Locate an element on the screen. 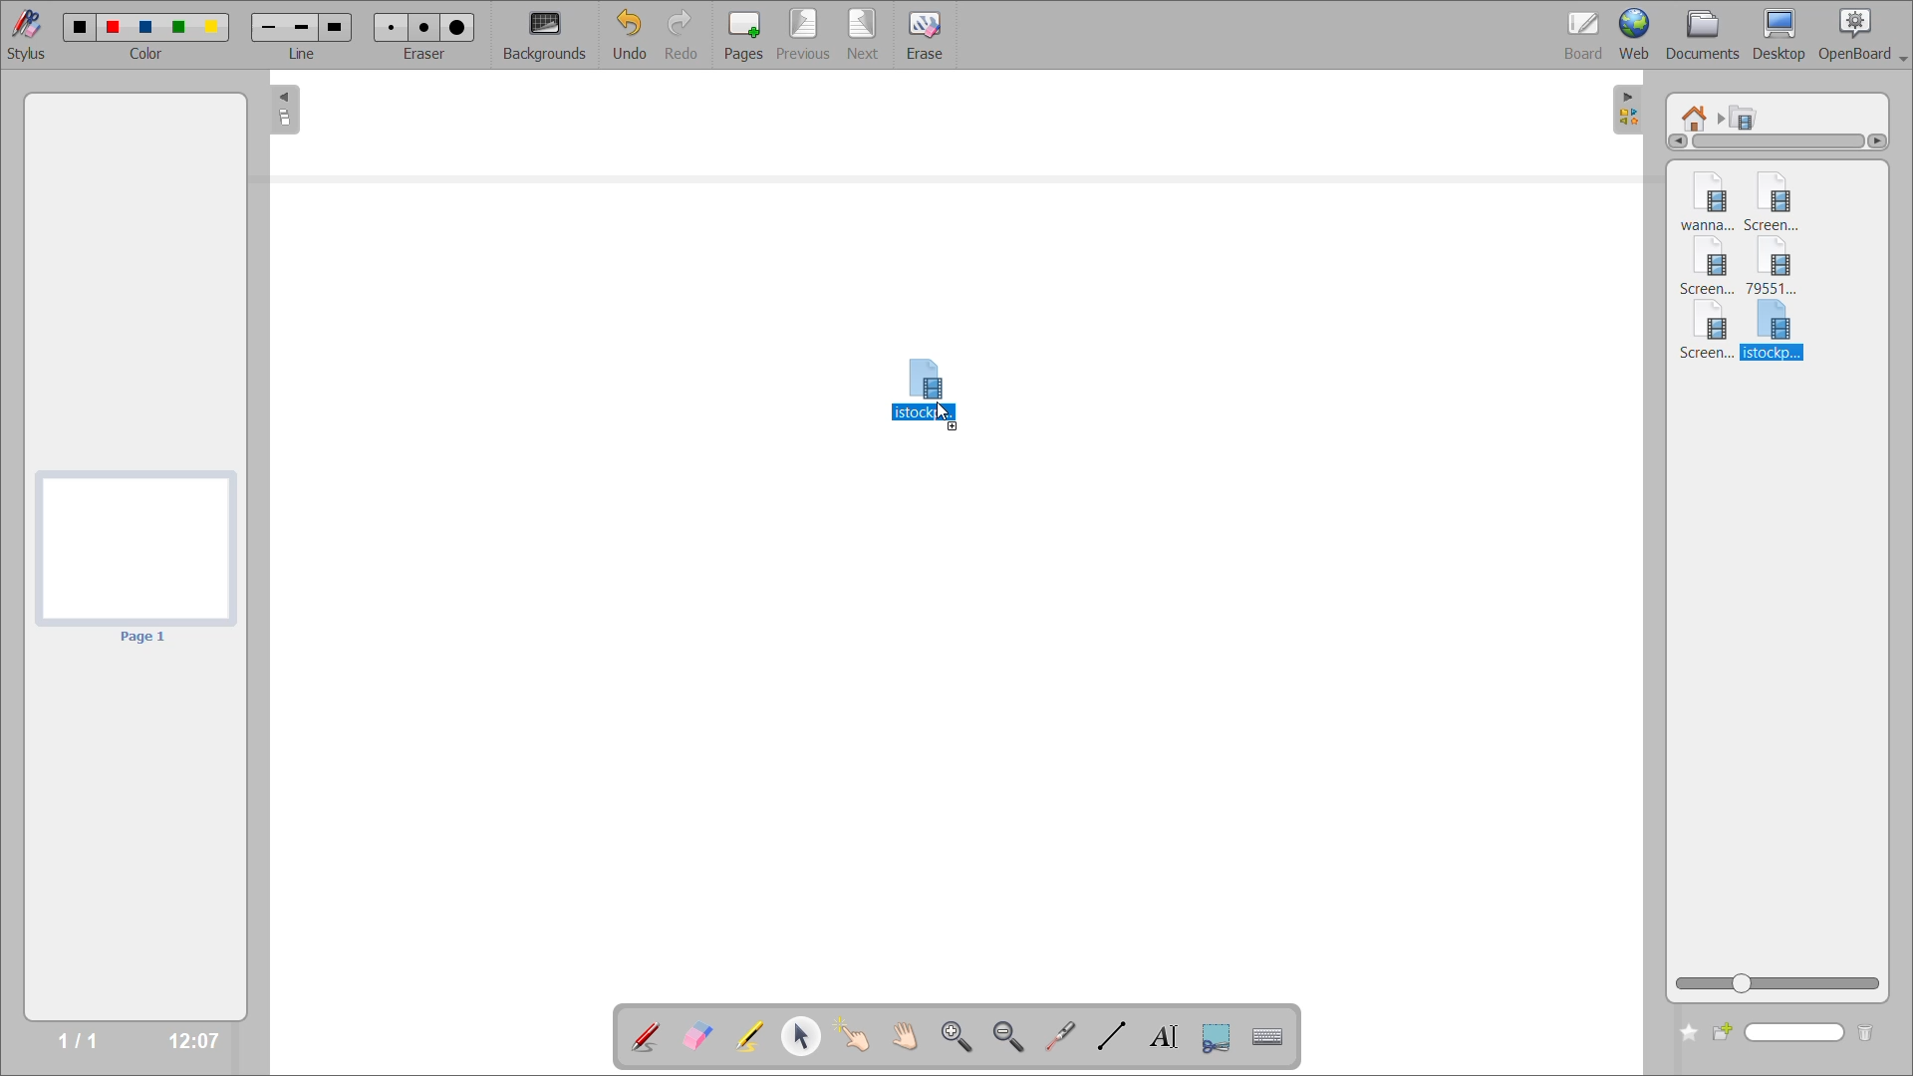  cursor is located at coordinates (948, 417).